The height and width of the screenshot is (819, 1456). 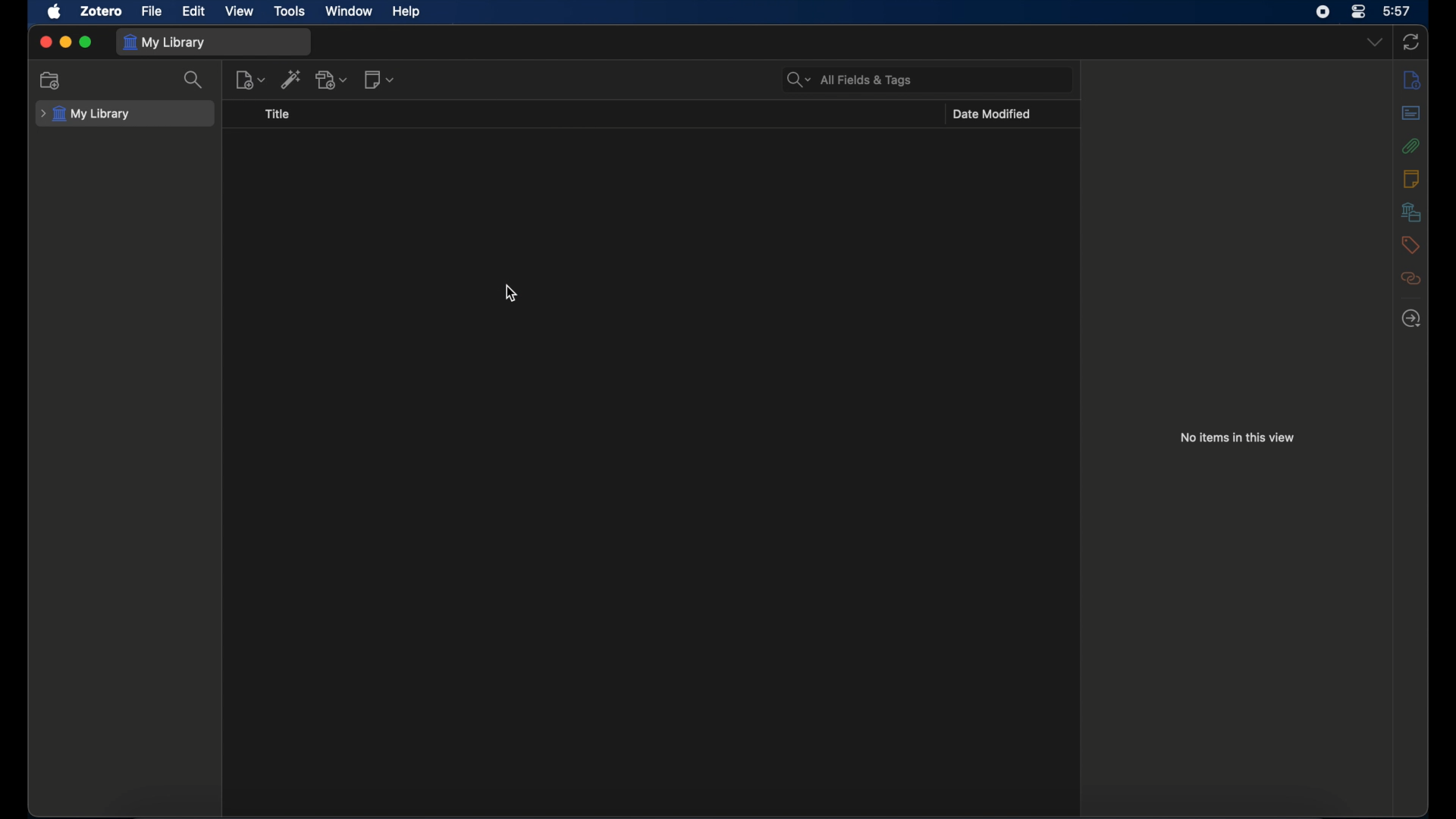 I want to click on close, so click(x=45, y=41).